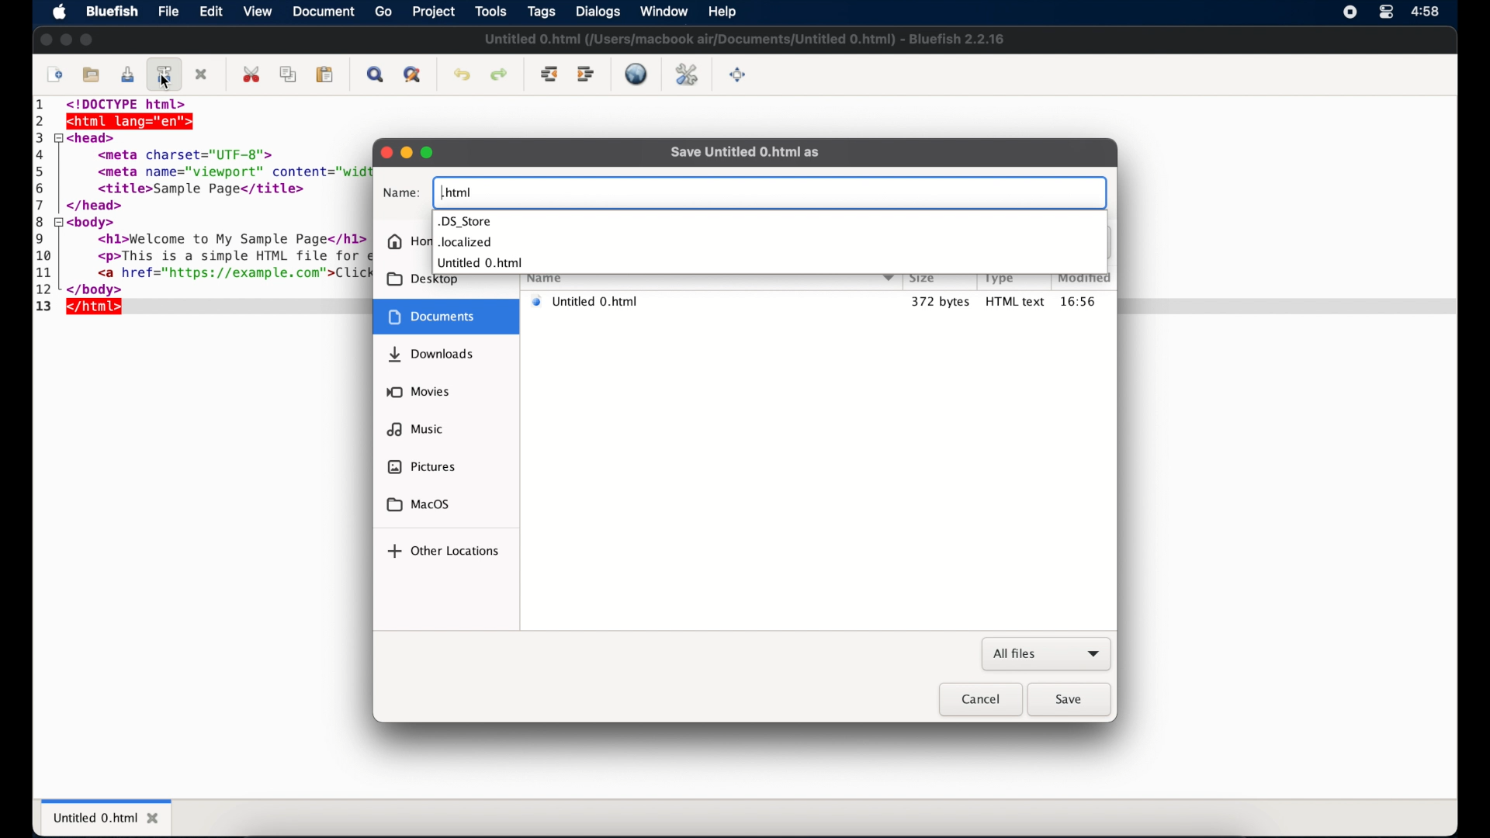 The height and width of the screenshot is (838, 1490). I want to click on pictures, so click(420, 466).